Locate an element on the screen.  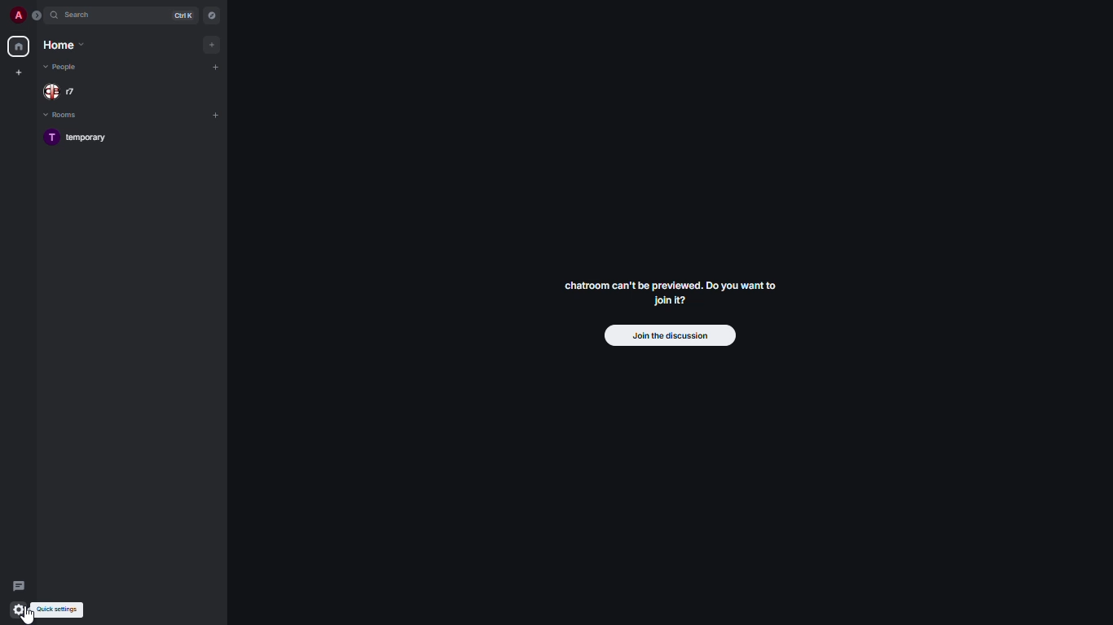
cursor is located at coordinates (31, 614).